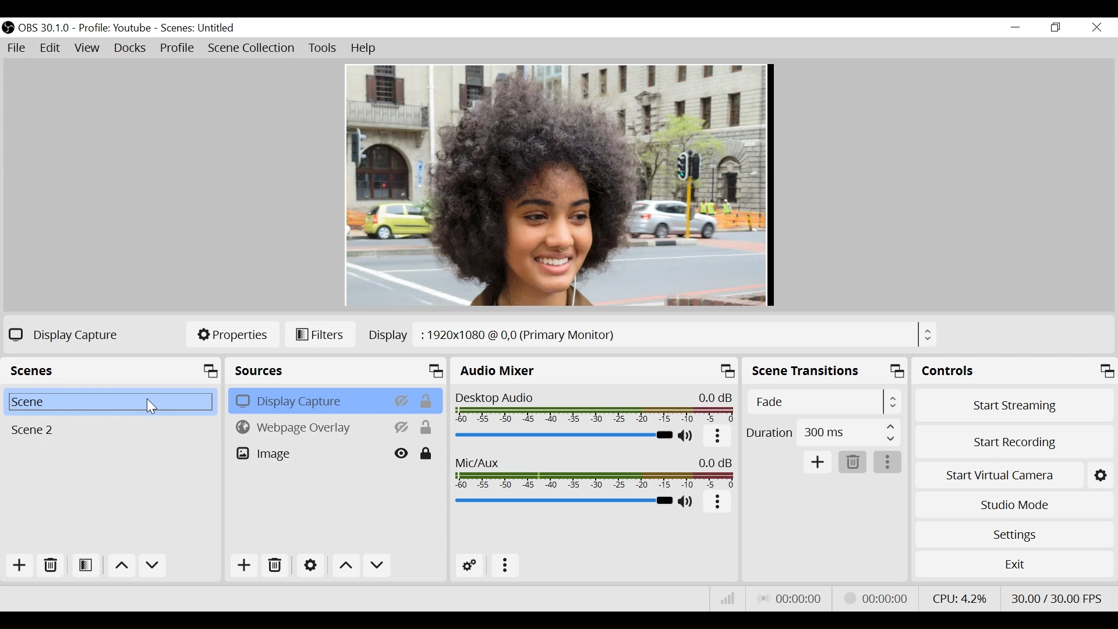 Image resolution: width=1118 pixels, height=629 pixels. What do you see at coordinates (879, 599) in the screenshot?
I see `Streaming Status` at bounding box center [879, 599].